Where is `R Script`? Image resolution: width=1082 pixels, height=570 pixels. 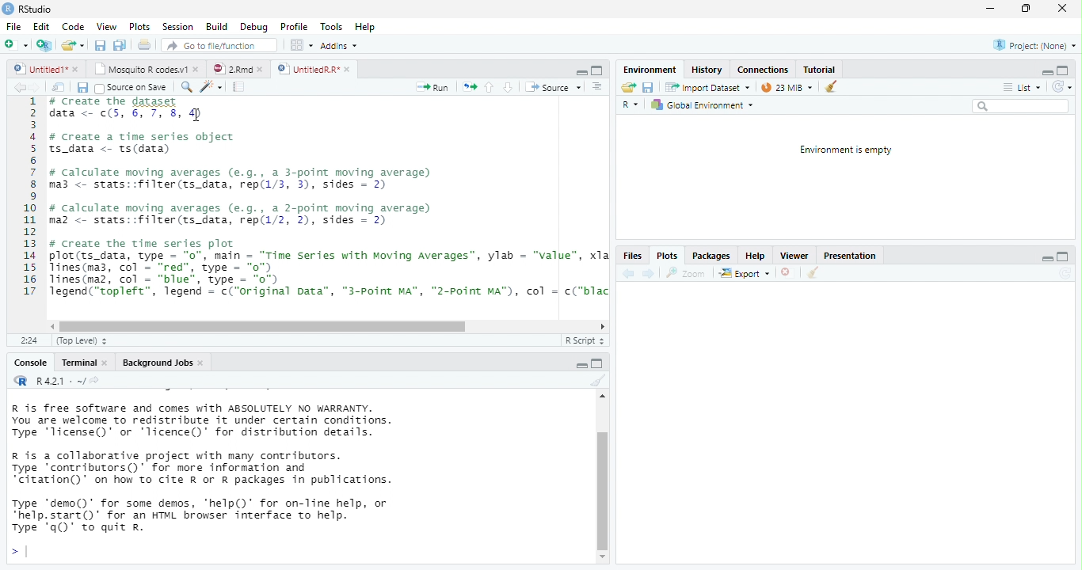
R Script is located at coordinates (583, 340).